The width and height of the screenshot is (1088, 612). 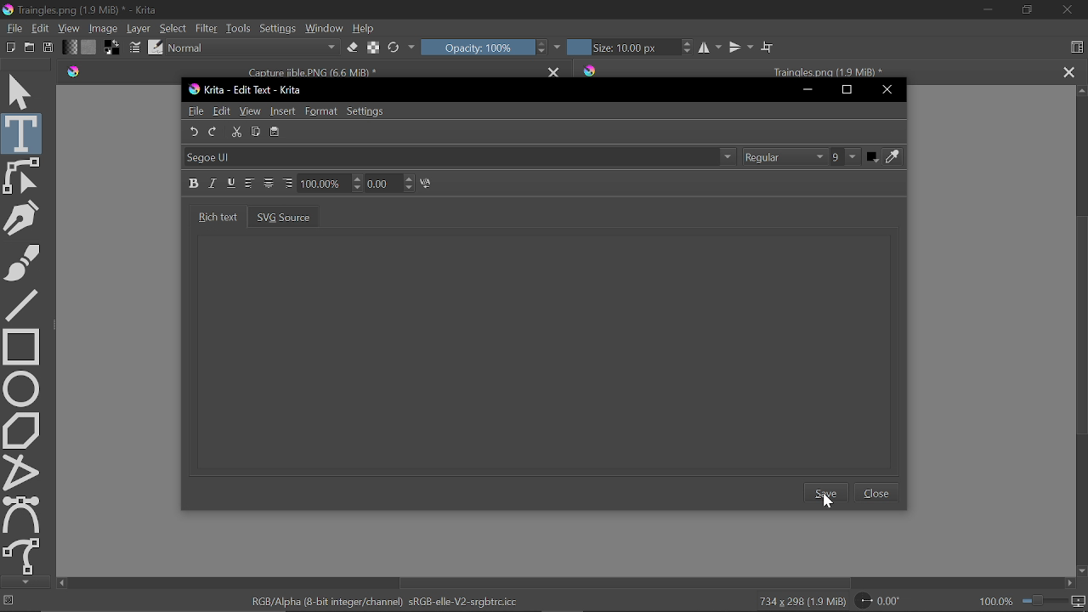 I want to click on Redo, so click(x=212, y=133).